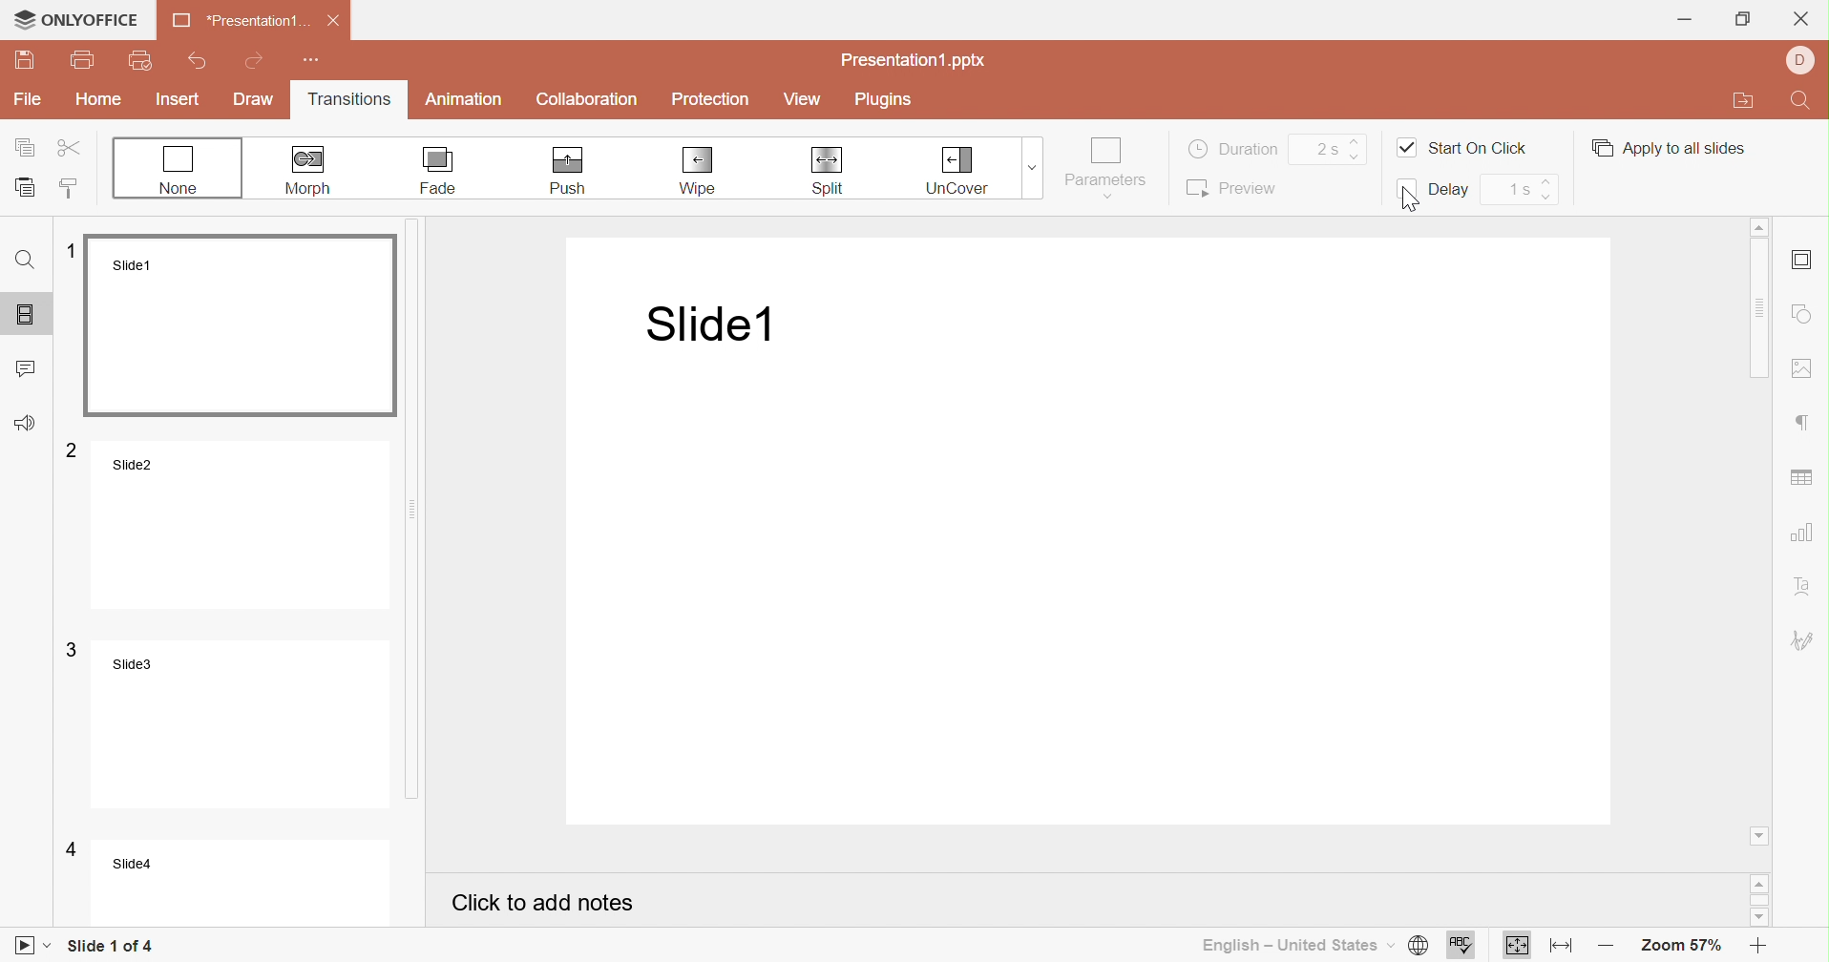  Describe the element at coordinates (1763, 227) in the screenshot. I see `Scroll up` at that location.